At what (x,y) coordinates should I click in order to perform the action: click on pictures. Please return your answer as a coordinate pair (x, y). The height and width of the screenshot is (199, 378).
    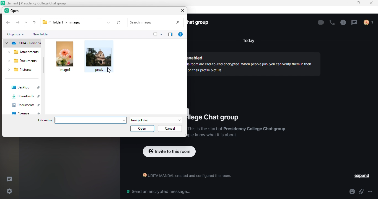
    Looking at the image, I should click on (27, 113).